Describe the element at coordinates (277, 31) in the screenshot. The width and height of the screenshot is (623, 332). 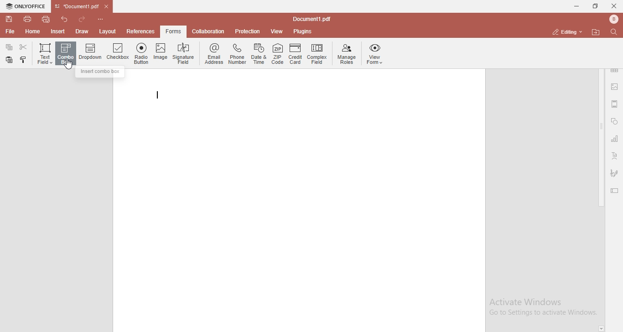
I see `view` at that location.